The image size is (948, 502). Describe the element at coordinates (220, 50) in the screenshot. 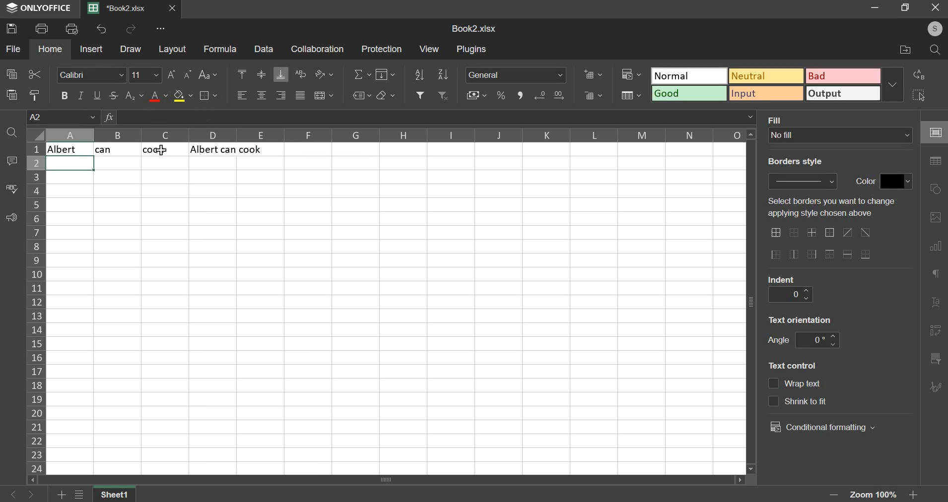

I see `formula` at that location.